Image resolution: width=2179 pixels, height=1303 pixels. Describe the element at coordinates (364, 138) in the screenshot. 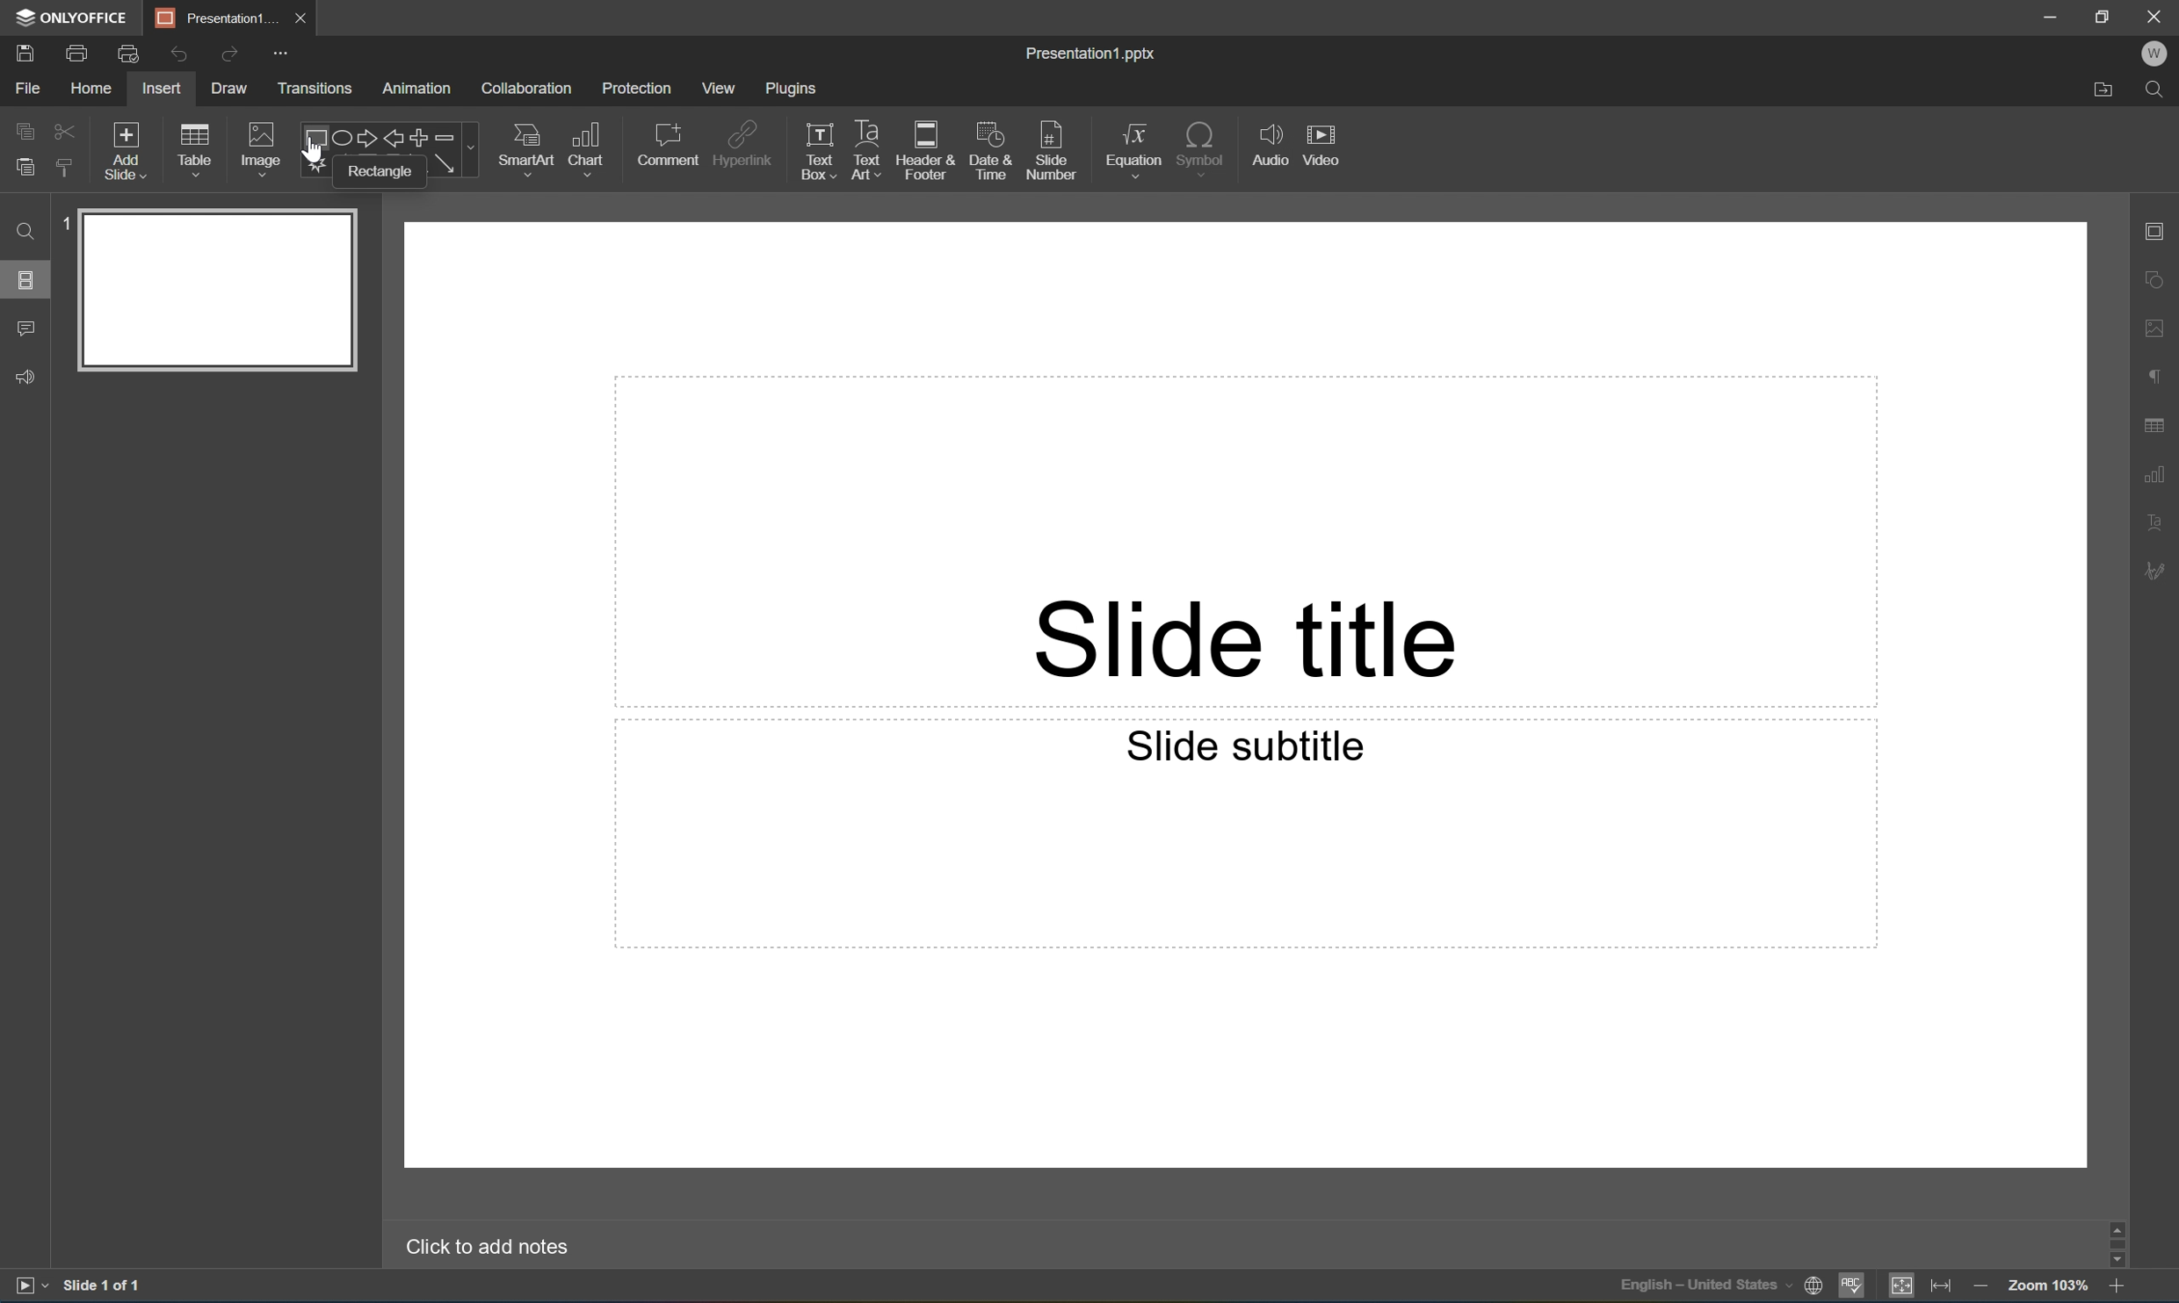

I see `Right arrow` at that location.